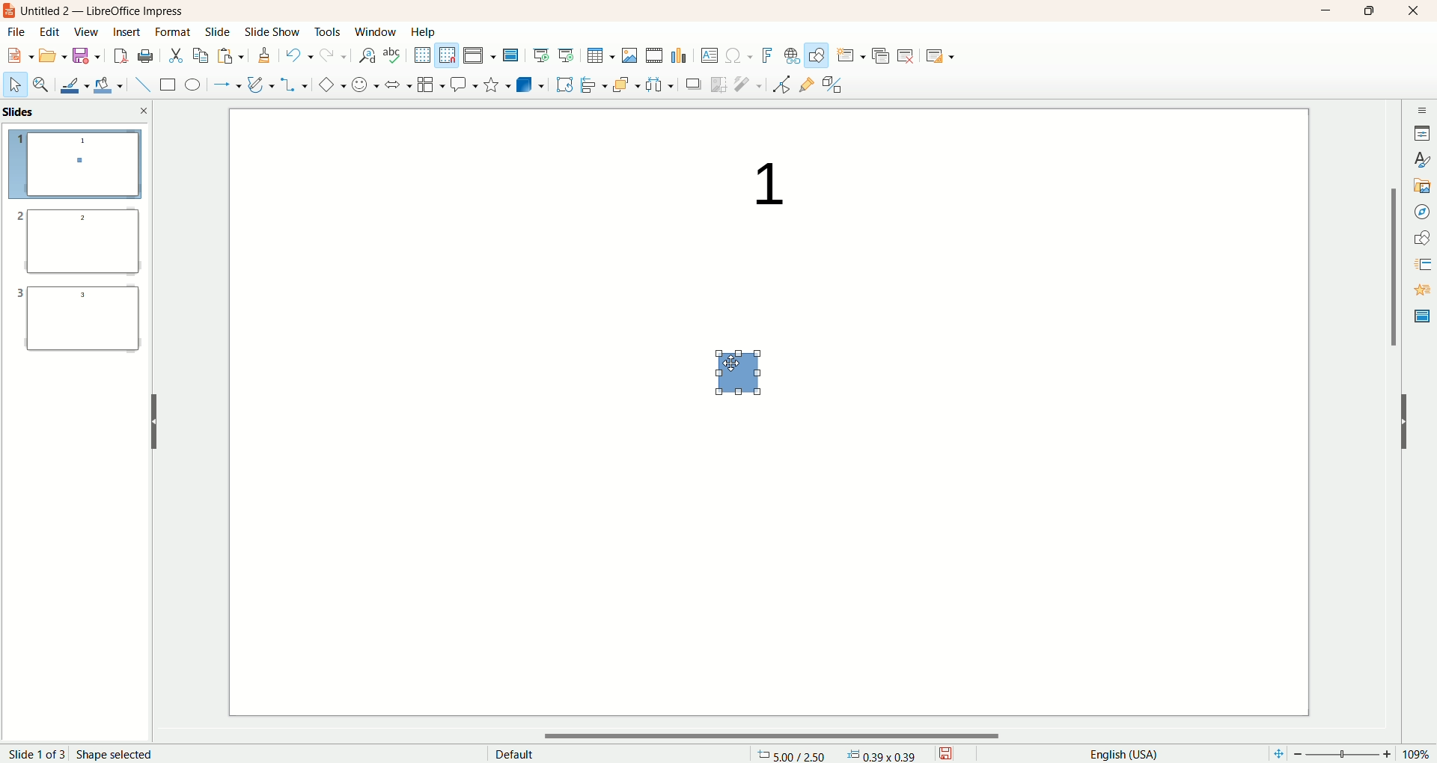 This screenshot has width=1437, height=763. Describe the element at coordinates (622, 83) in the screenshot. I see `arrange` at that location.